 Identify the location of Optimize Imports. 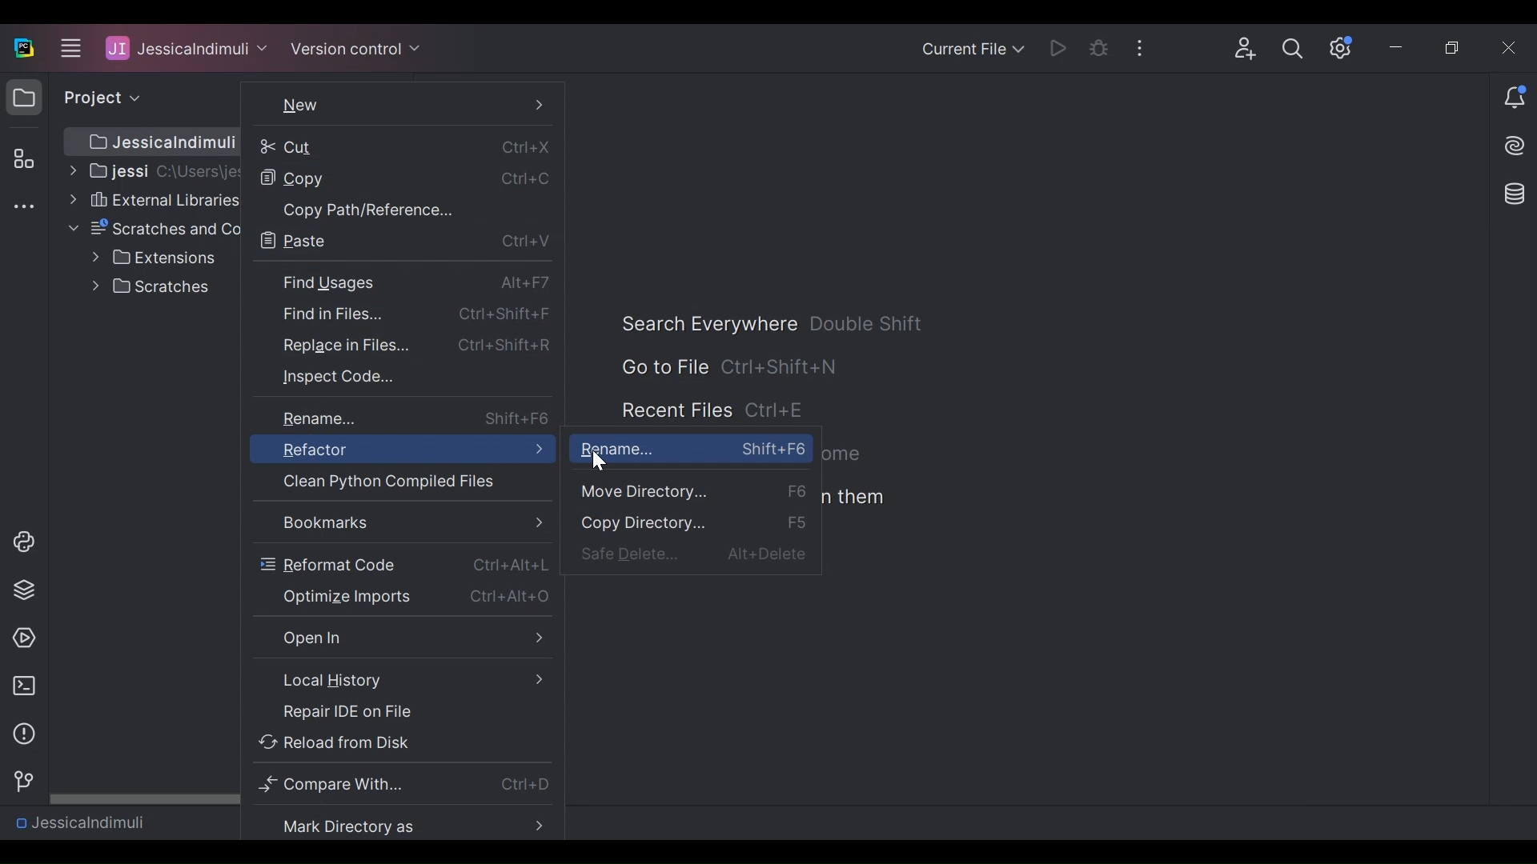
(402, 596).